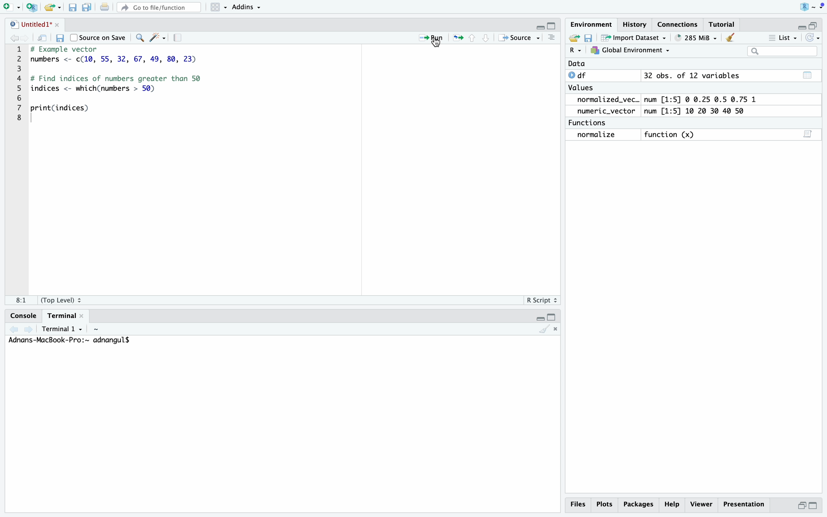  Describe the element at coordinates (157, 38) in the screenshot. I see `WRITOR` at that location.